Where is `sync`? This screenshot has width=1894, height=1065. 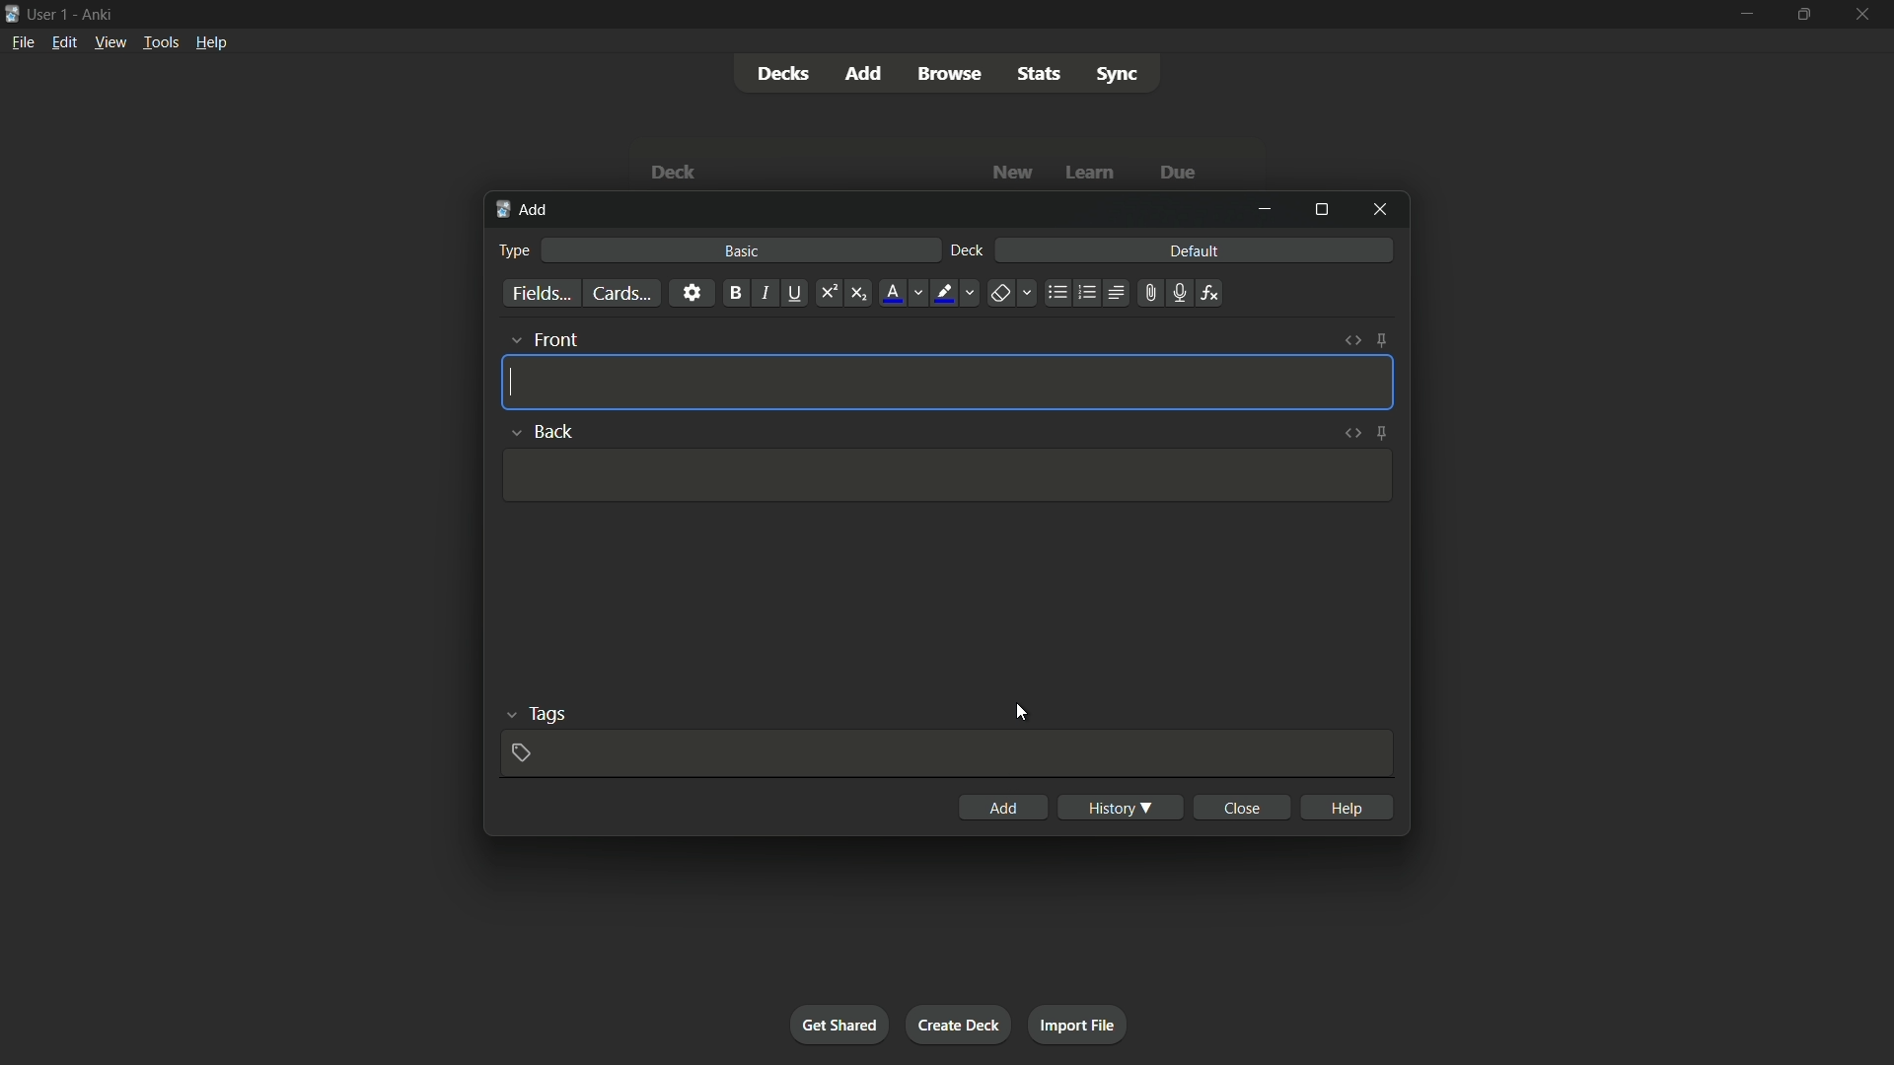
sync is located at coordinates (1120, 75).